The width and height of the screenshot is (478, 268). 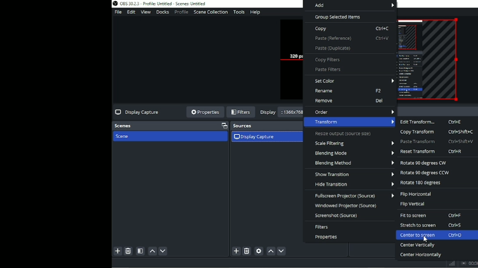 I want to click on Scale filtering, so click(x=353, y=143).